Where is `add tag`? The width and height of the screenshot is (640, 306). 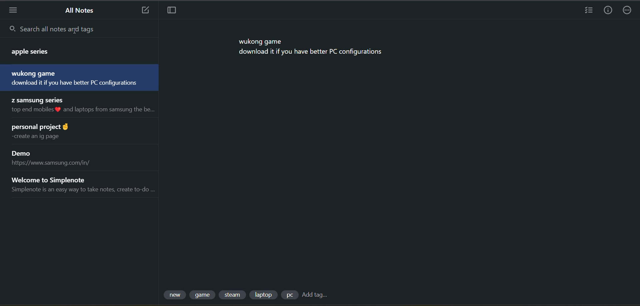 add tag is located at coordinates (316, 294).